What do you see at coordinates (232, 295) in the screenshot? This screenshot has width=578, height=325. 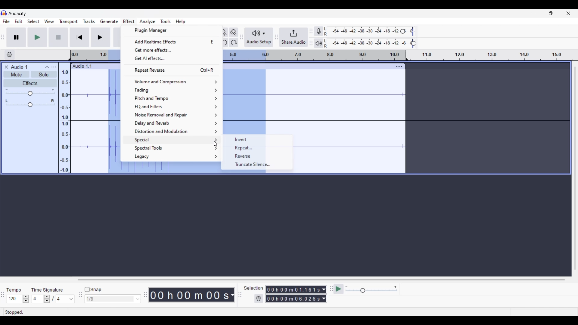 I see `Measurement options for duration` at bounding box center [232, 295].